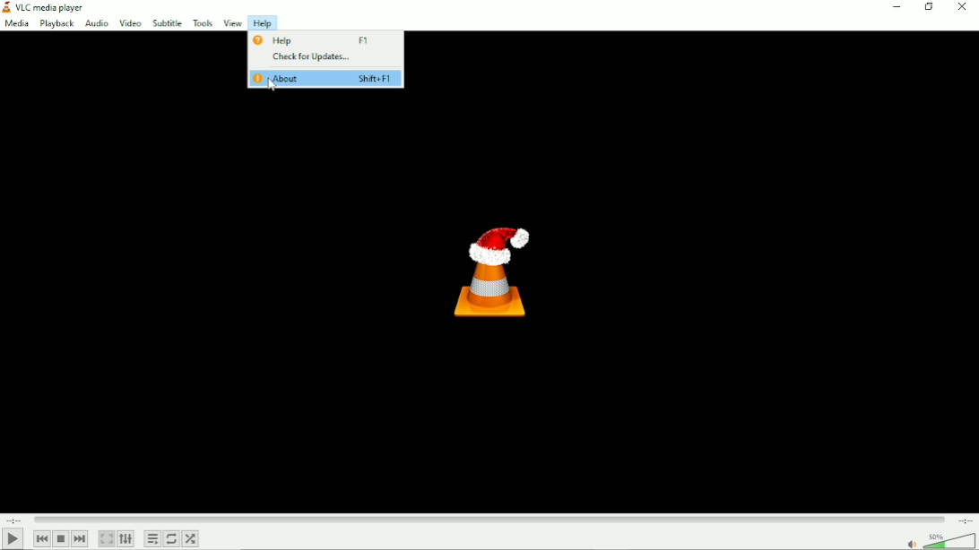 This screenshot has height=550, width=979. Describe the element at coordinates (131, 23) in the screenshot. I see `Video` at that location.